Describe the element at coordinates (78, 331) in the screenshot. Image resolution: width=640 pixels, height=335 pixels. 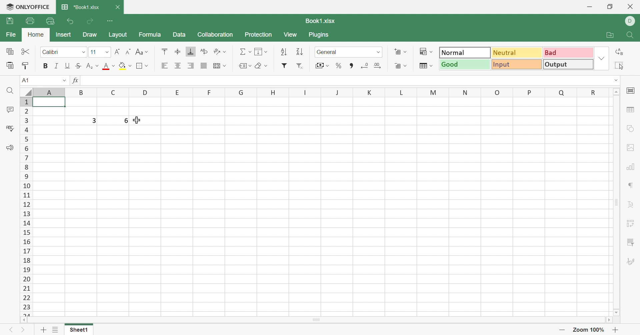
I see `Sheet1` at that location.